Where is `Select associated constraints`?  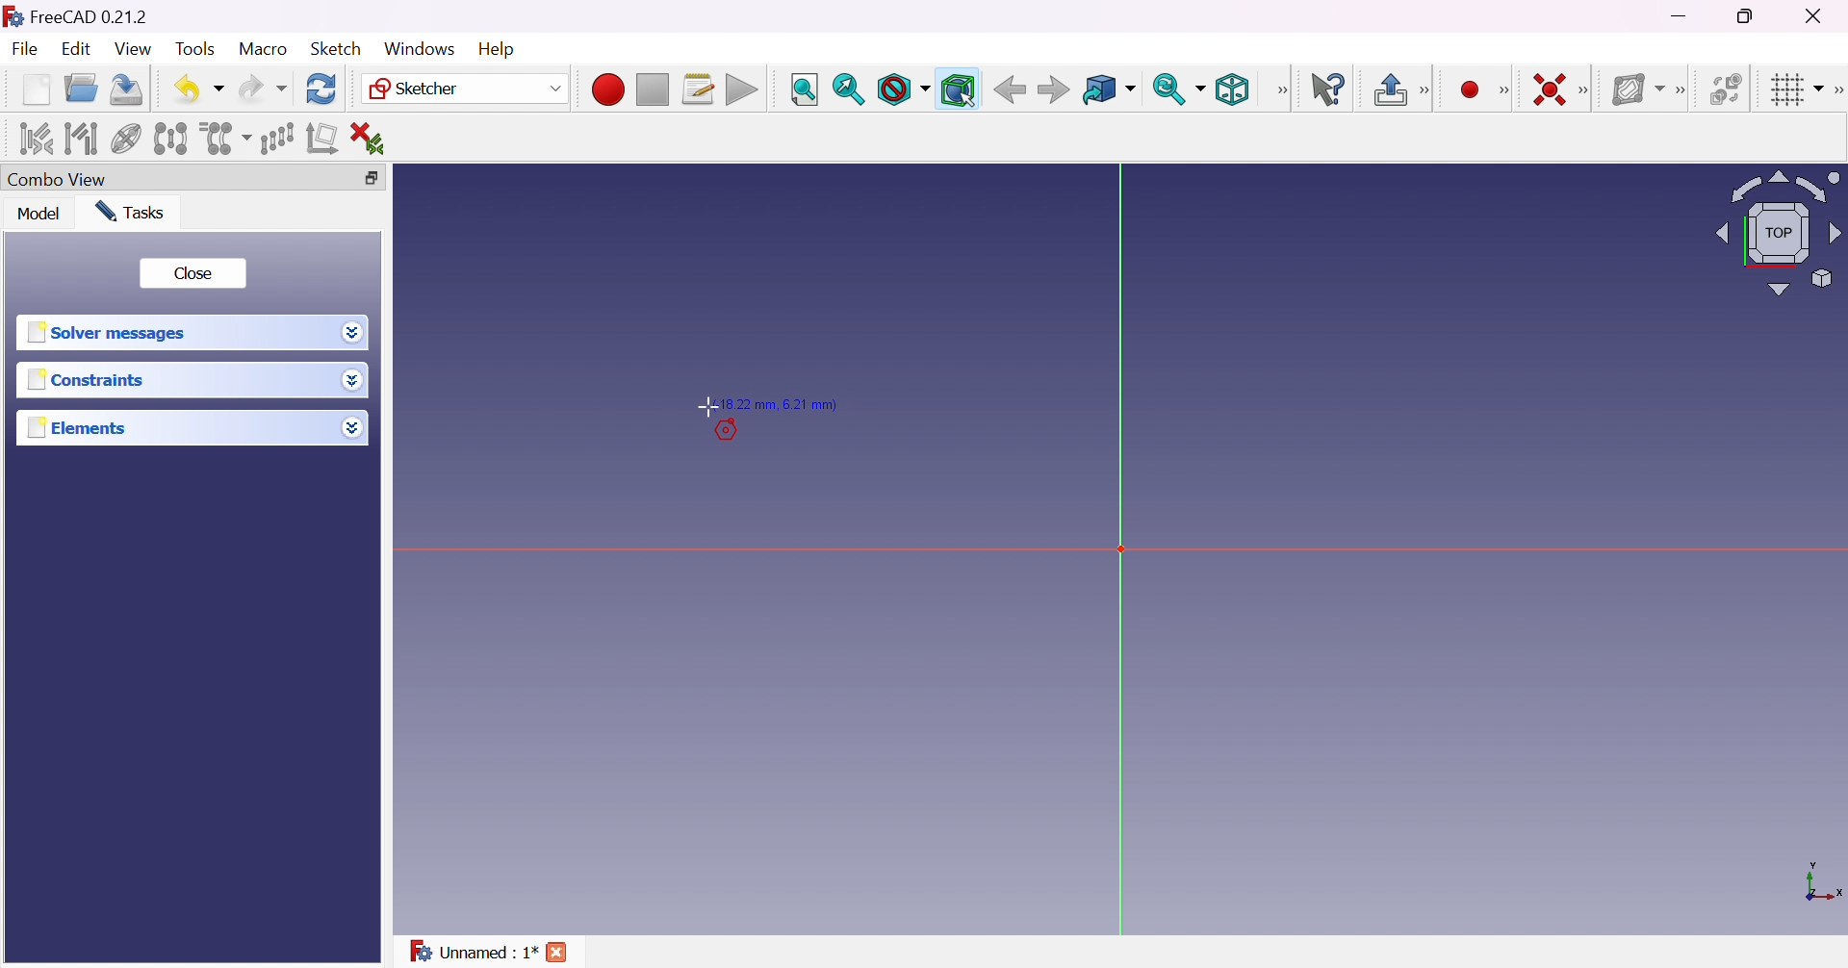
Select associated constraints is located at coordinates (38, 138).